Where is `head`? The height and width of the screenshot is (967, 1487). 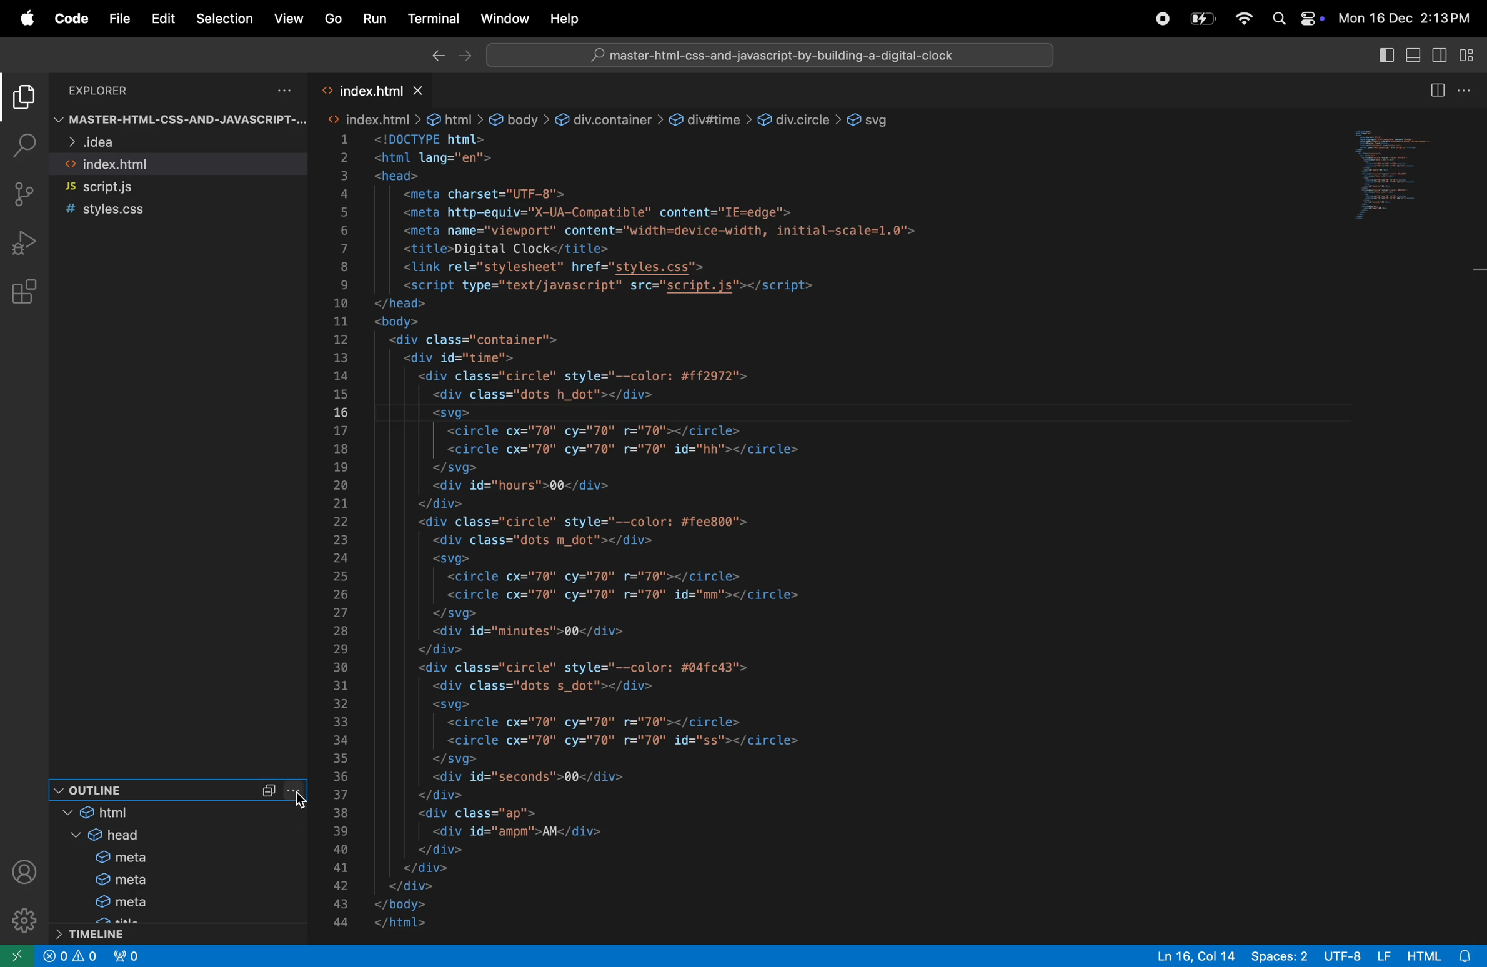
head is located at coordinates (176, 835).